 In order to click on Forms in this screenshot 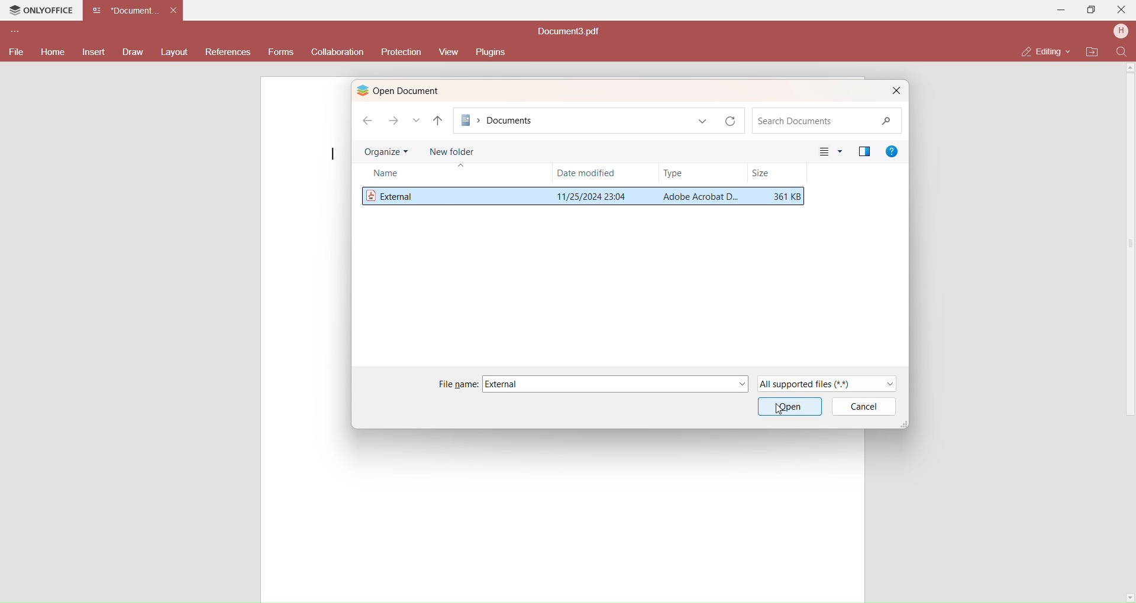, I will do `click(281, 53)`.